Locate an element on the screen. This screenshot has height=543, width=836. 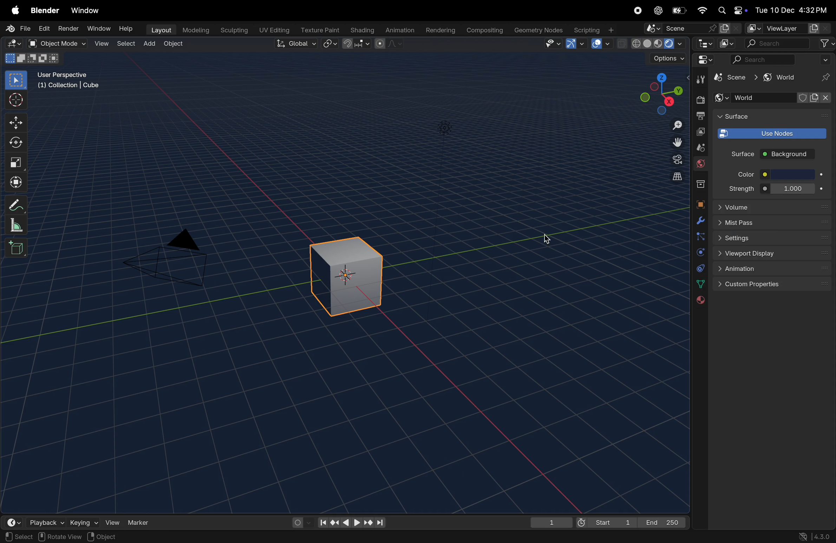
mist pass is located at coordinates (773, 223).